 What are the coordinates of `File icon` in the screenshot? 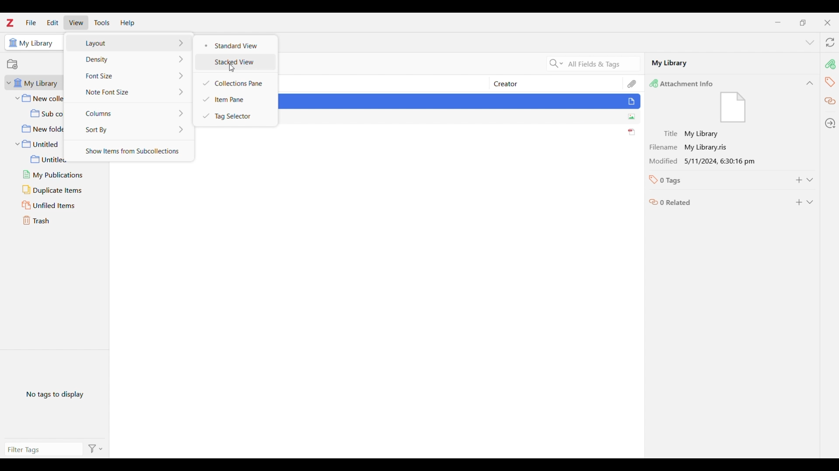 It's located at (734, 109).